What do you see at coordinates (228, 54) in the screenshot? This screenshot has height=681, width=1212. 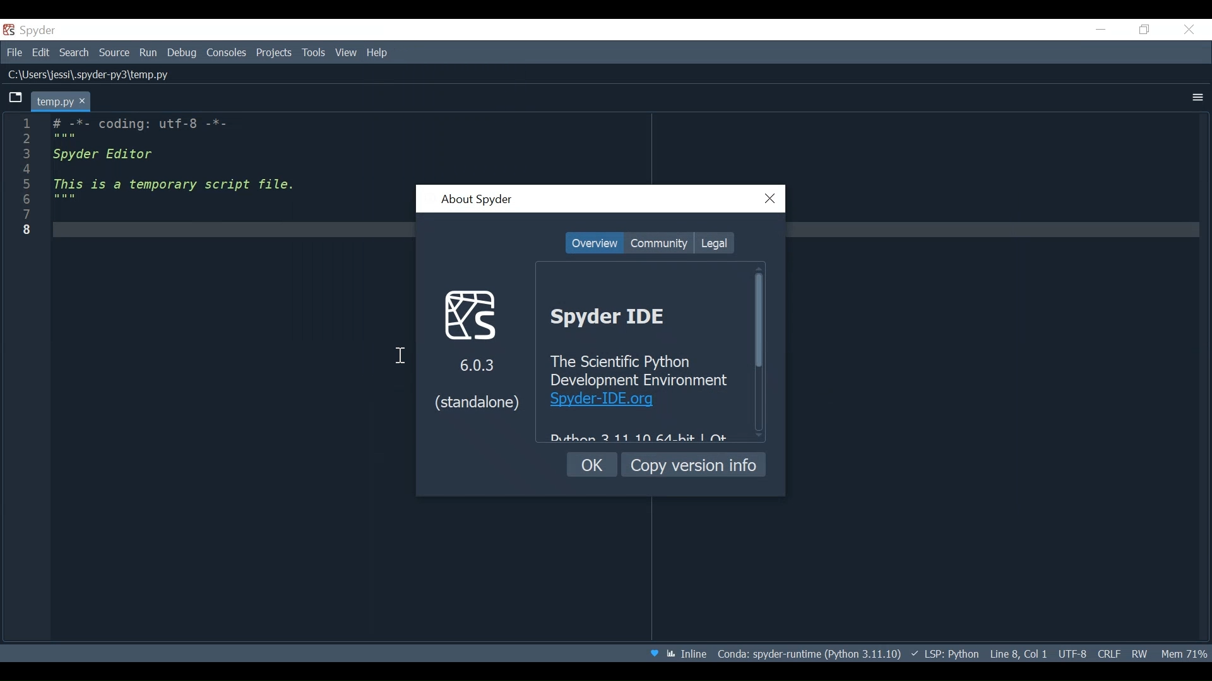 I see `Consoles` at bounding box center [228, 54].